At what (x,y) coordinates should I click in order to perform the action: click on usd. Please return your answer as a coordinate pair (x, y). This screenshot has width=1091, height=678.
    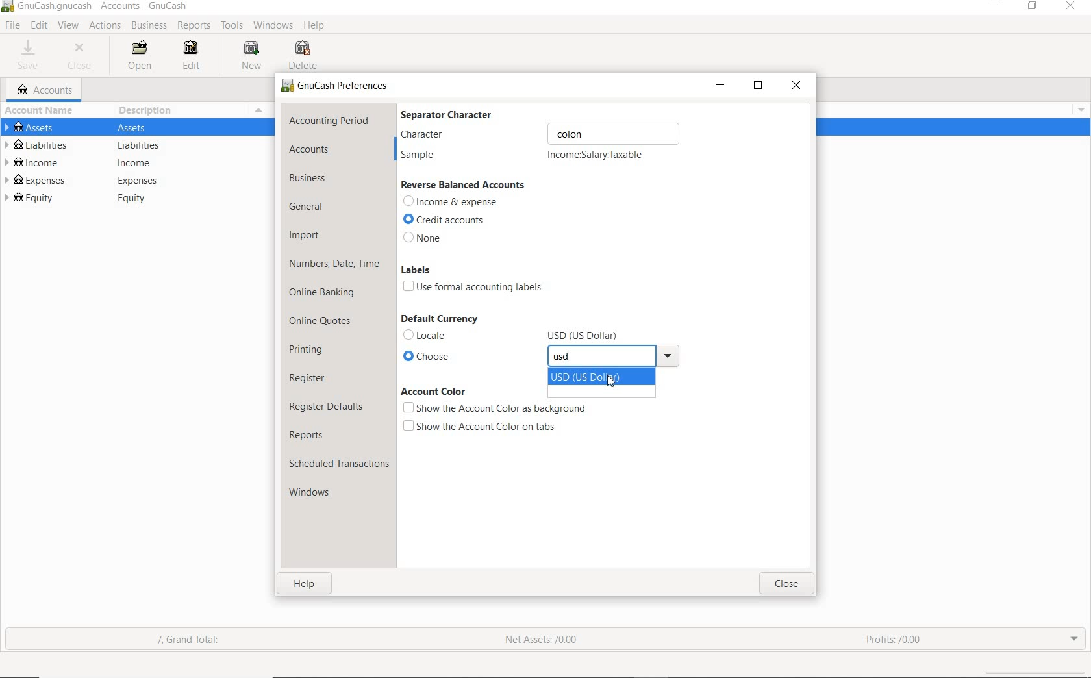
    Looking at the image, I should click on (571, 358).